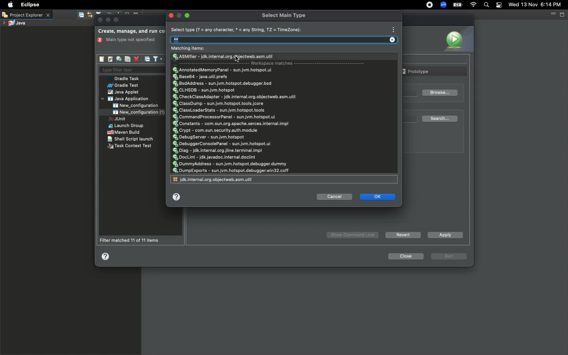 The image size is (568, 355). I want to click on Browse, so click(439, 93).